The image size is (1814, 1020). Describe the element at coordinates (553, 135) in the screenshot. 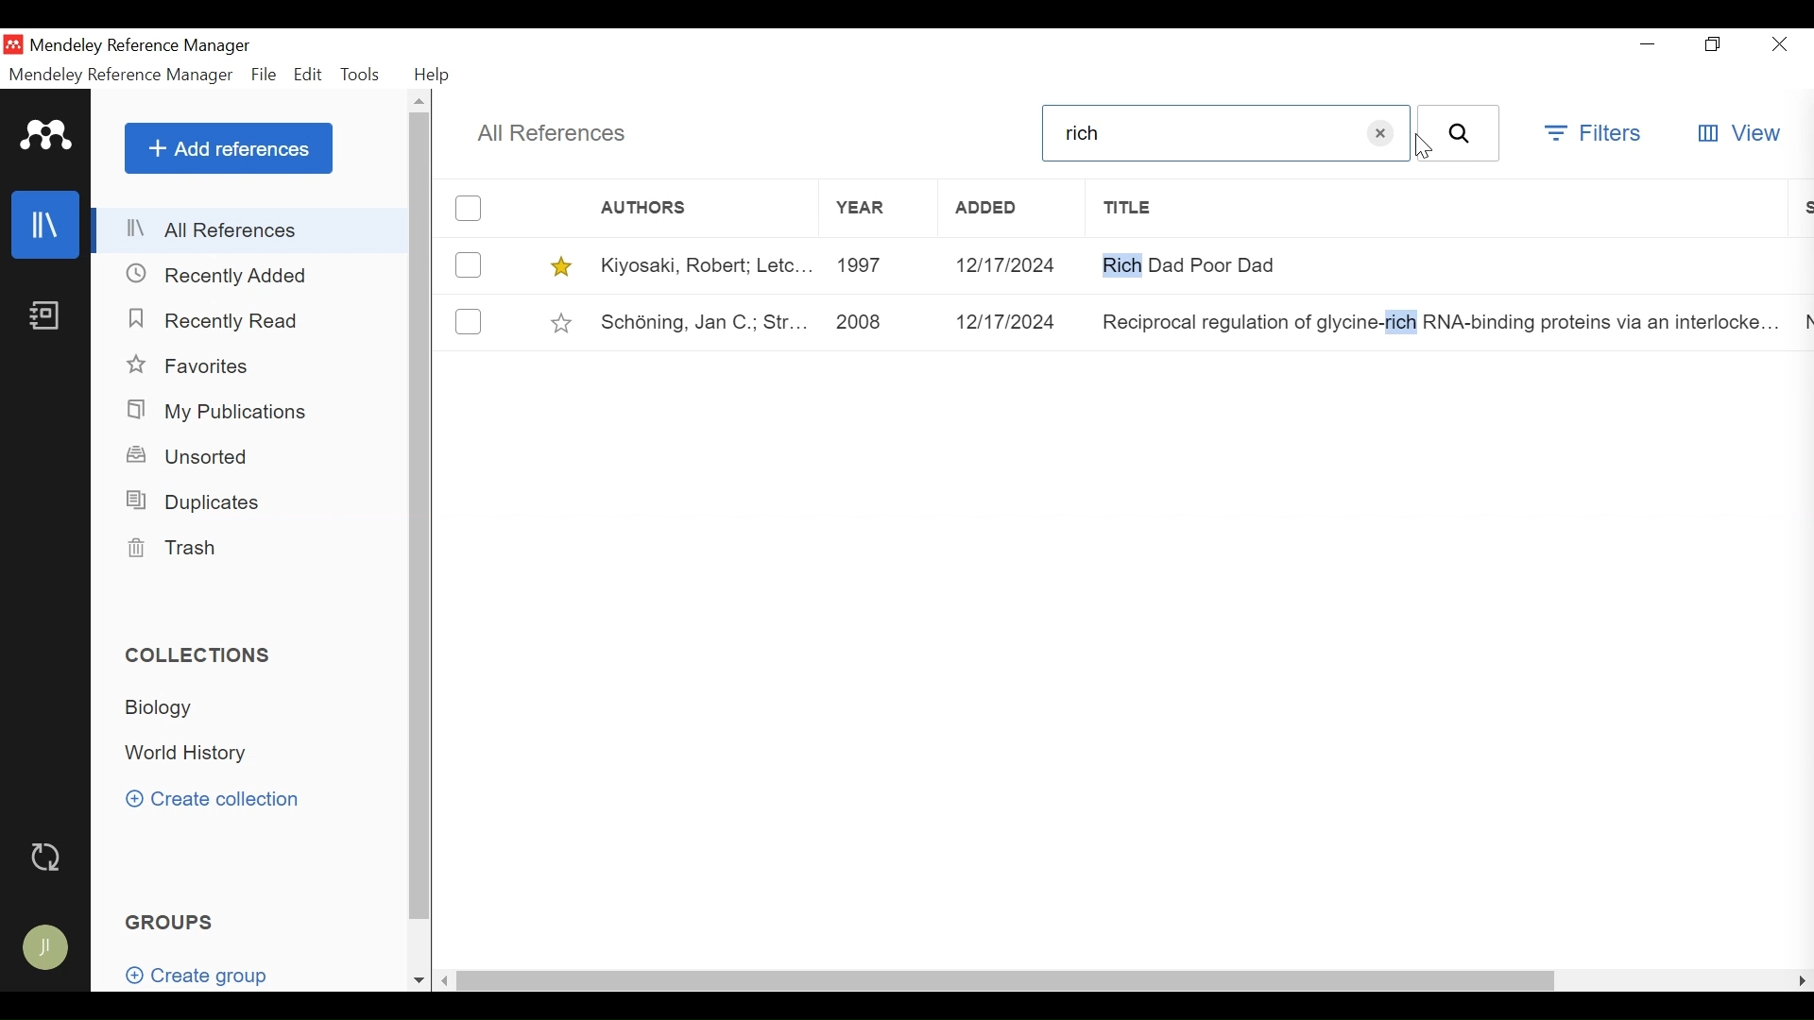

I see `All References` at that location.